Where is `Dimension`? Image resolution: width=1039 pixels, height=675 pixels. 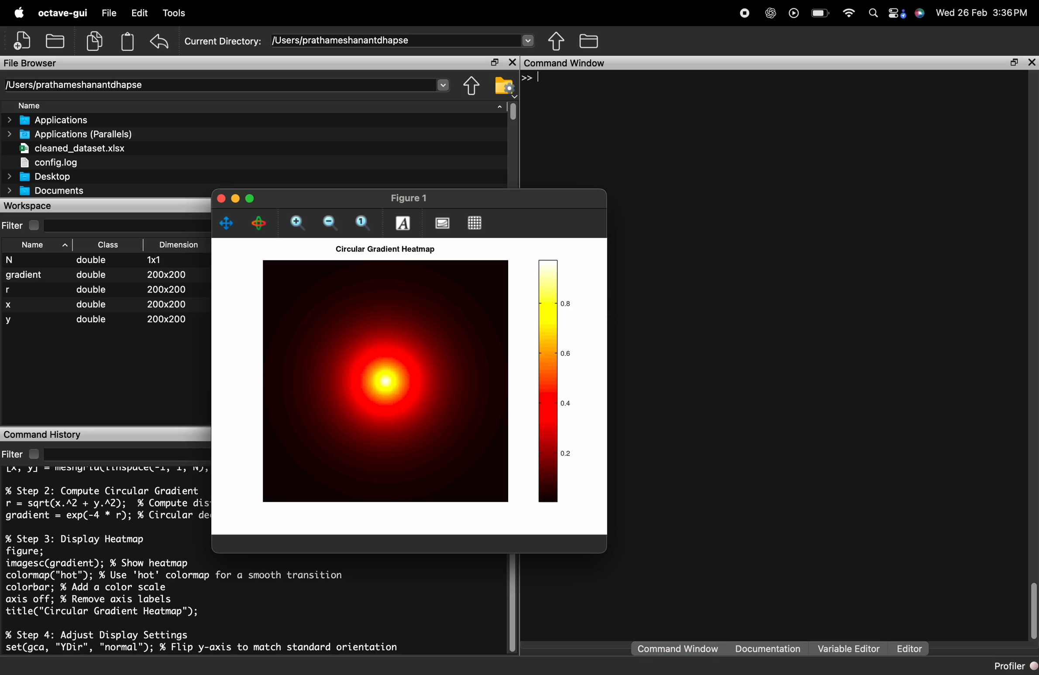 Dimension is located at coordinates (177, 245).